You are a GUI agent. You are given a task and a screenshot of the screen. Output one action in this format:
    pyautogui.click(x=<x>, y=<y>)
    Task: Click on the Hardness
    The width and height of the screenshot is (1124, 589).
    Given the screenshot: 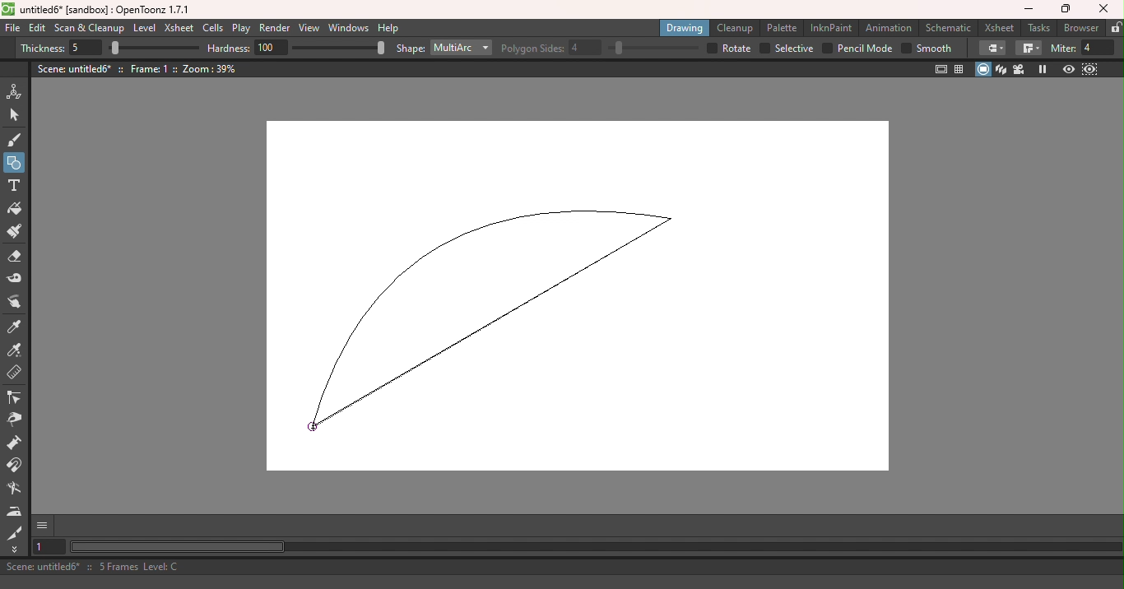 What is the action you would take?
    pyautogui.click(x=248, y=48)
    